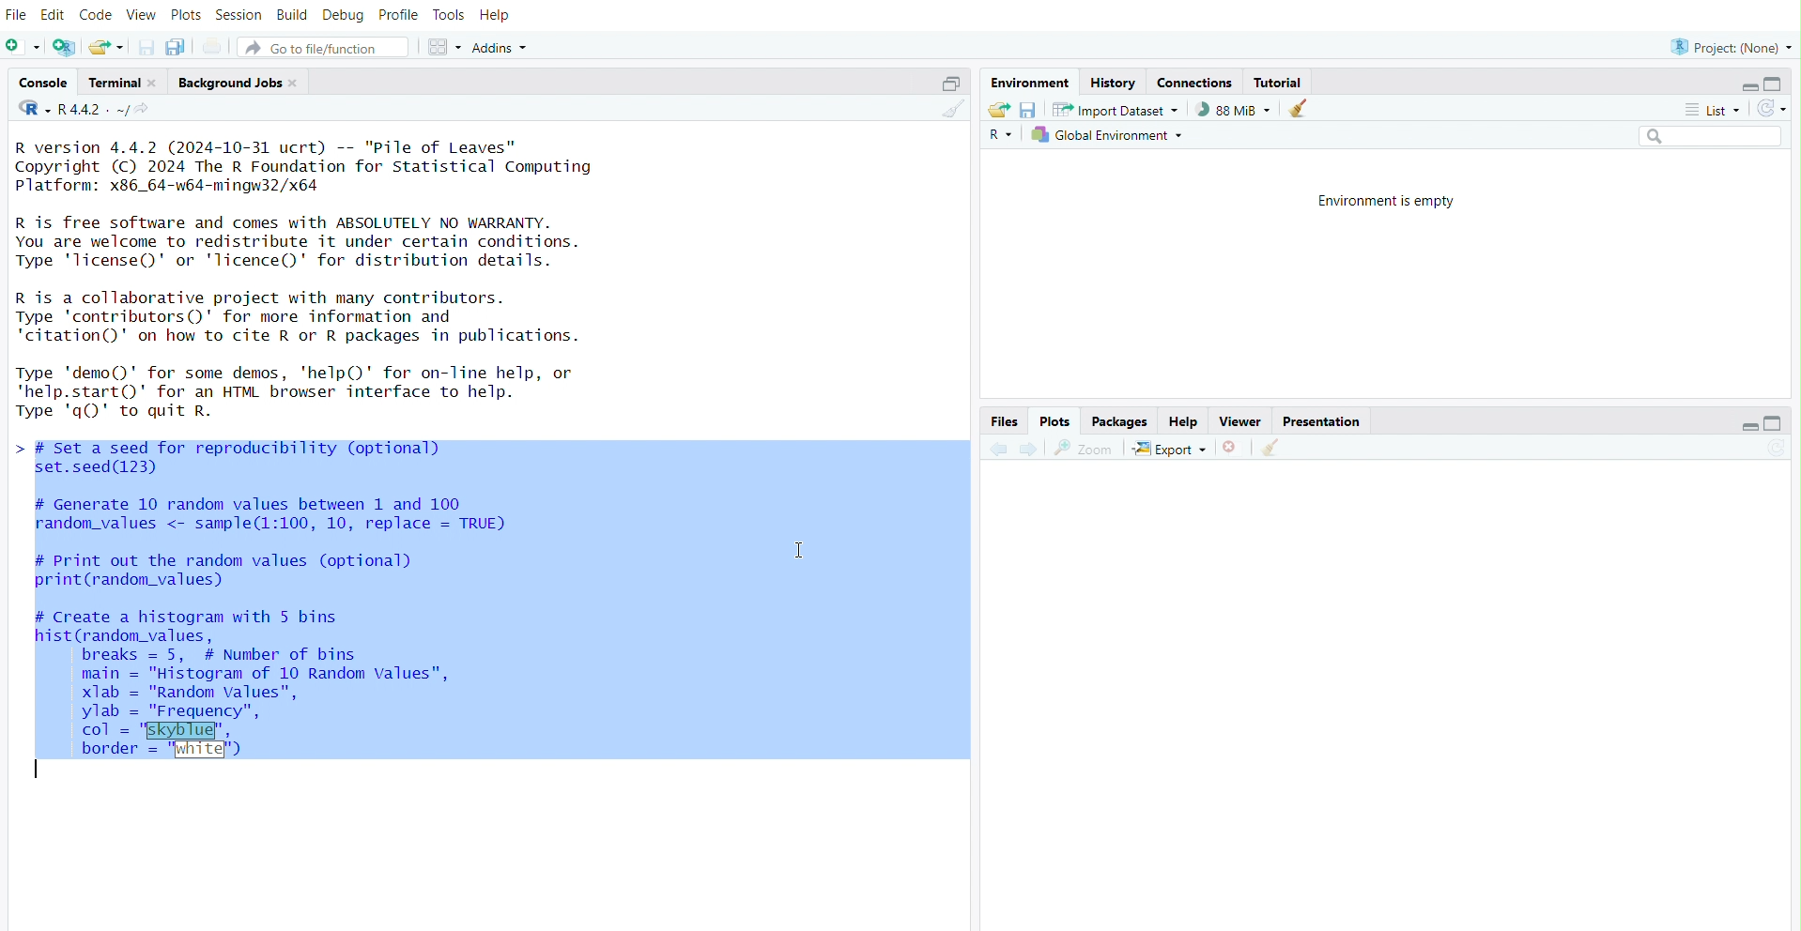 Image resolution: width=1801 pixels, height=931 pixels. I want to click on clear console, so click(949, 110).